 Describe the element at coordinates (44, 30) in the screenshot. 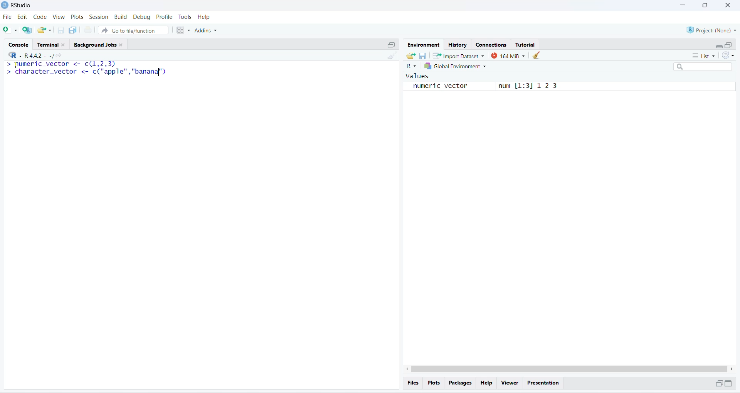

I see `open existing project` at that location.